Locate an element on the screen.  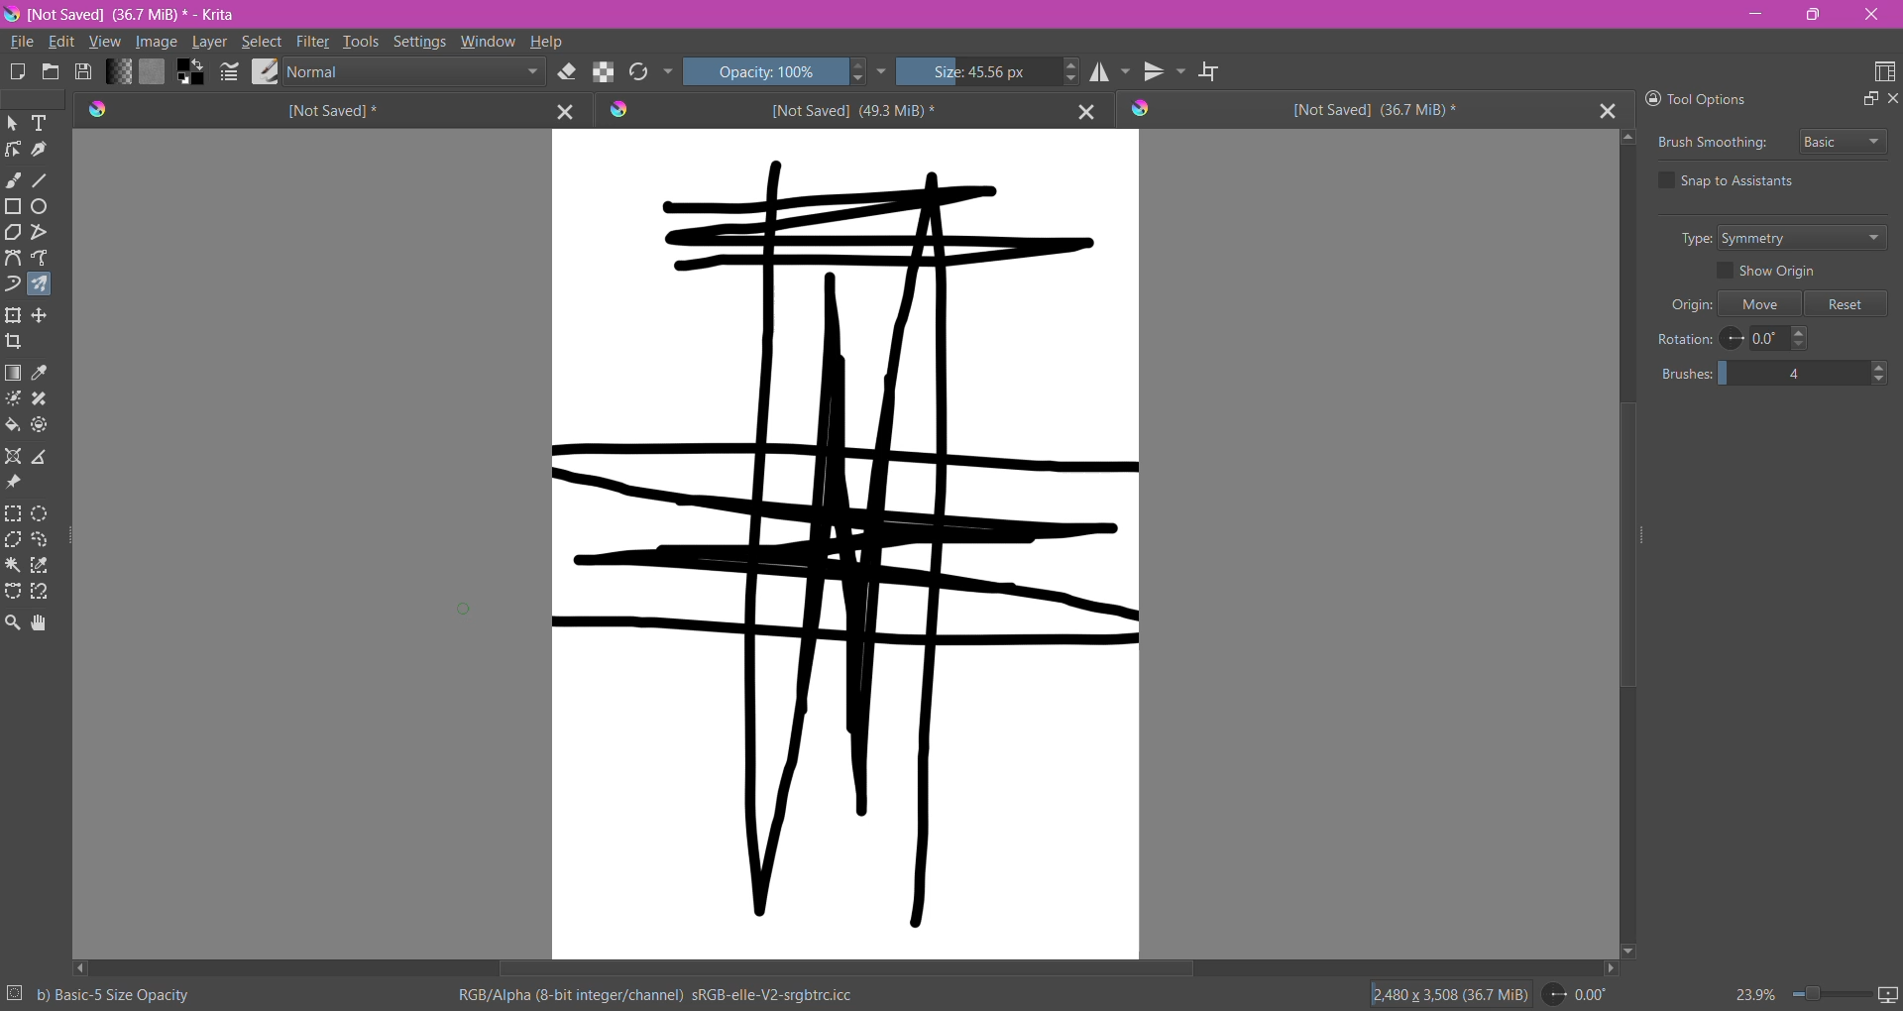
Select Shapes Tool is located at coordinates (13, 123).